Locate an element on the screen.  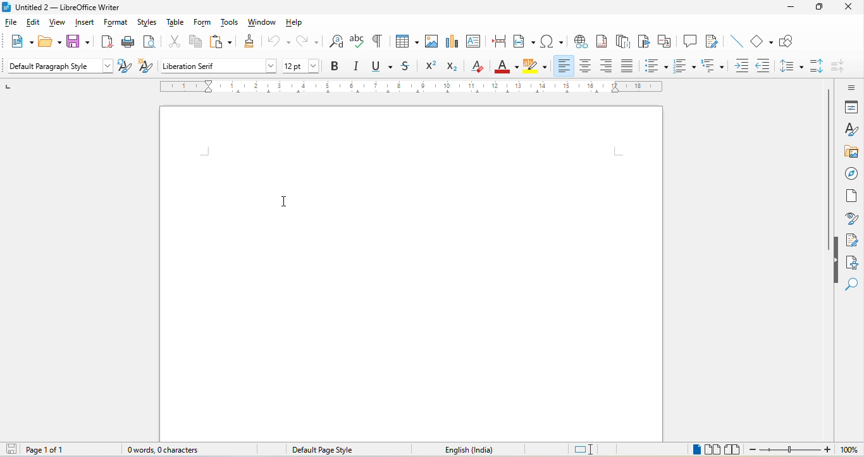
cut is located at coordinates (173, 44).